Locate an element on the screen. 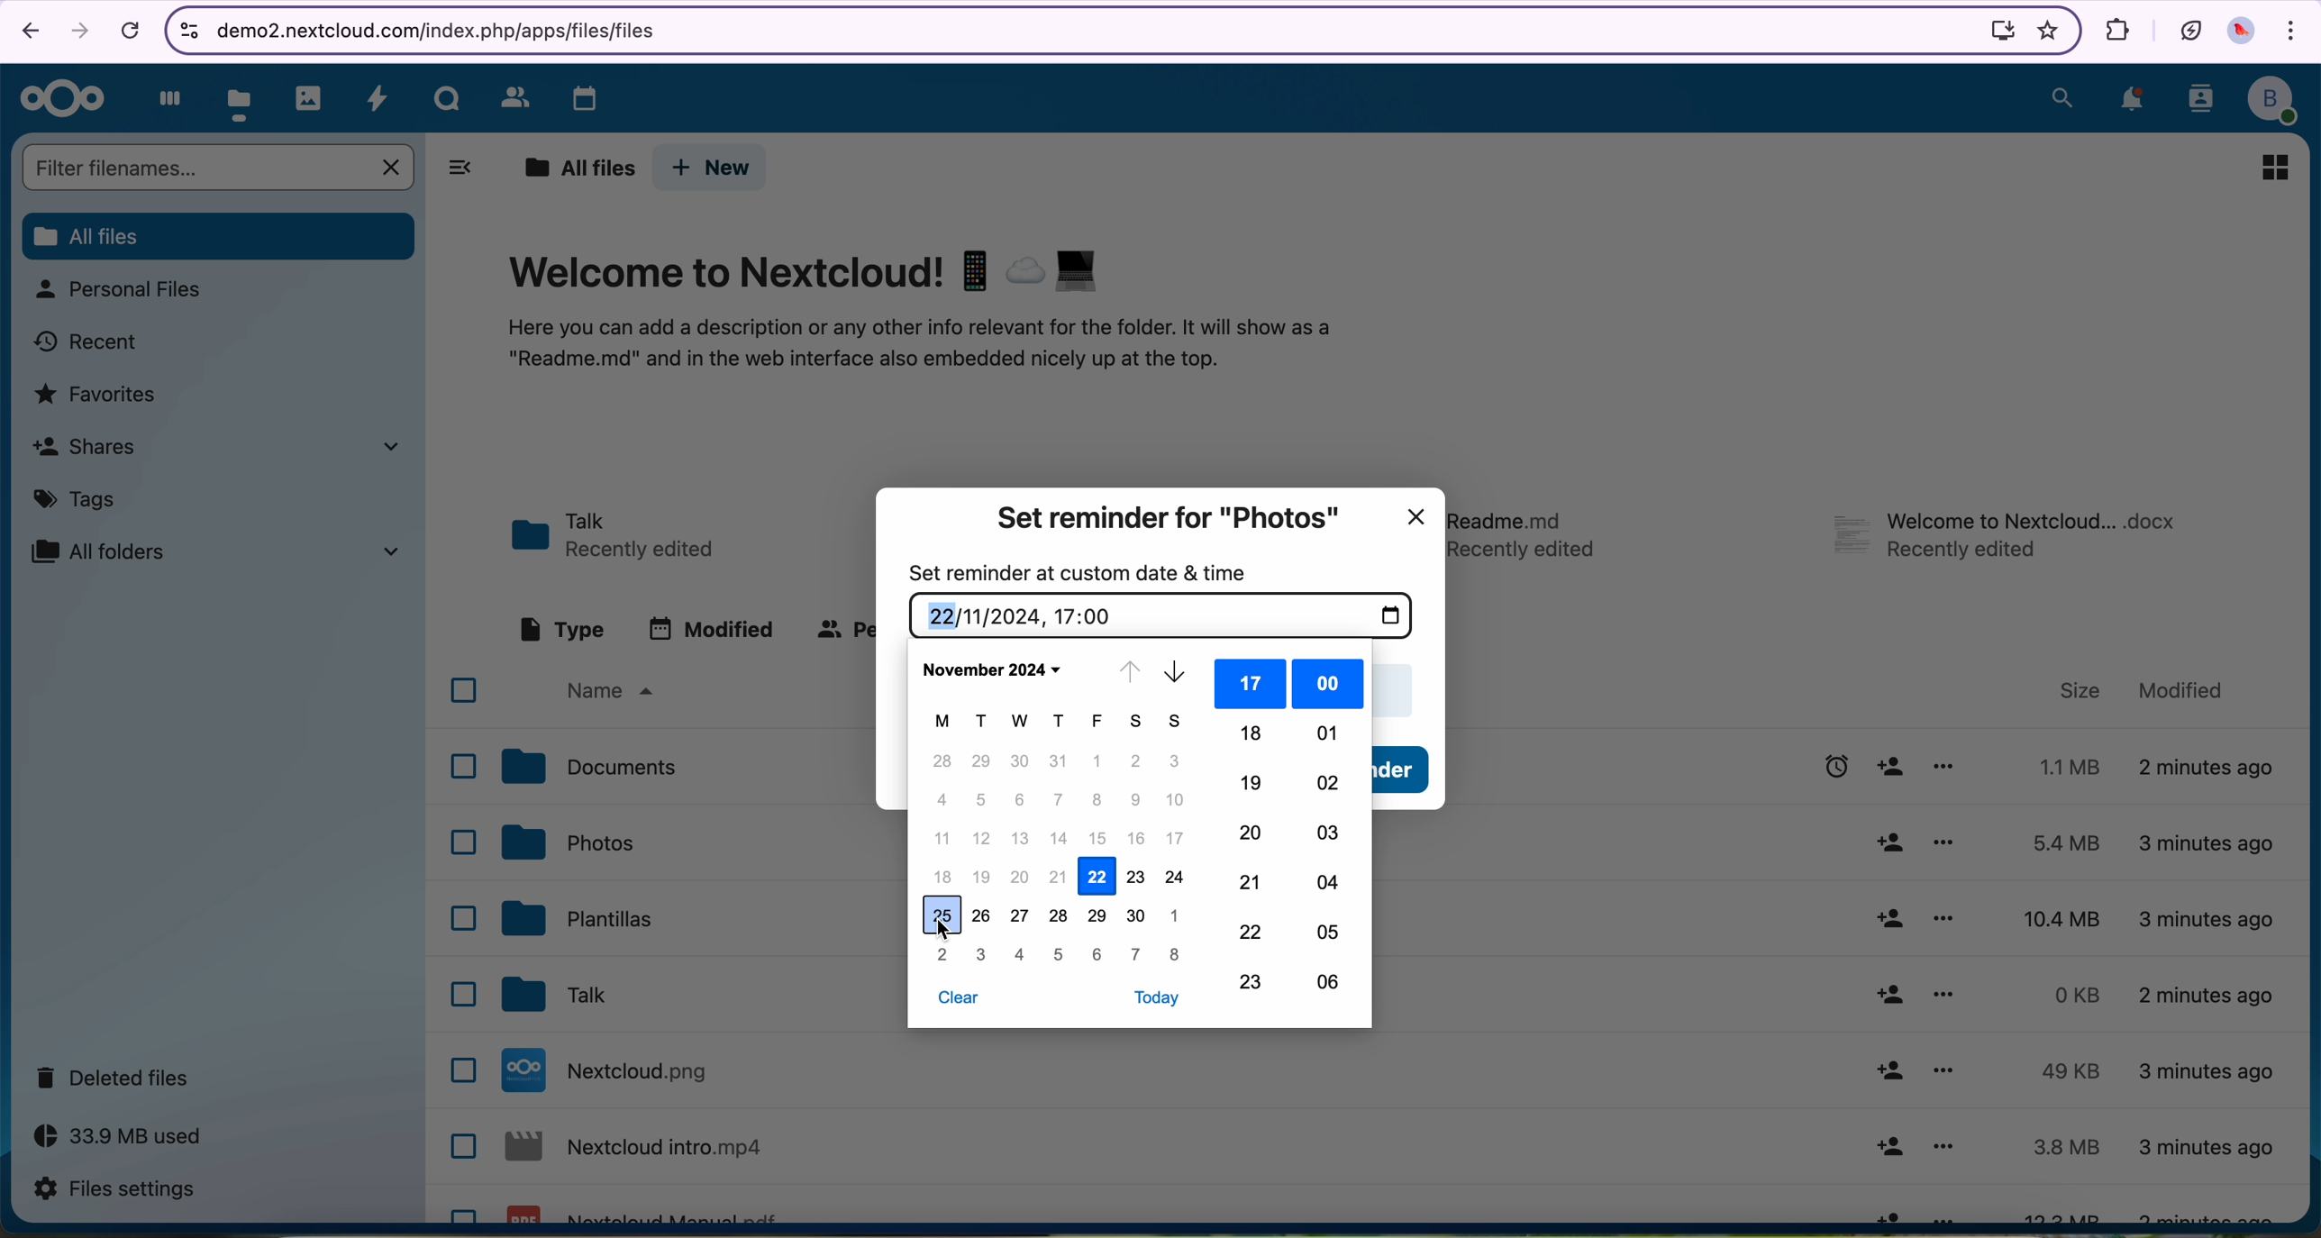 This screenshot has height=1238, width=2321. click on files is located at coordinates (243, 95).